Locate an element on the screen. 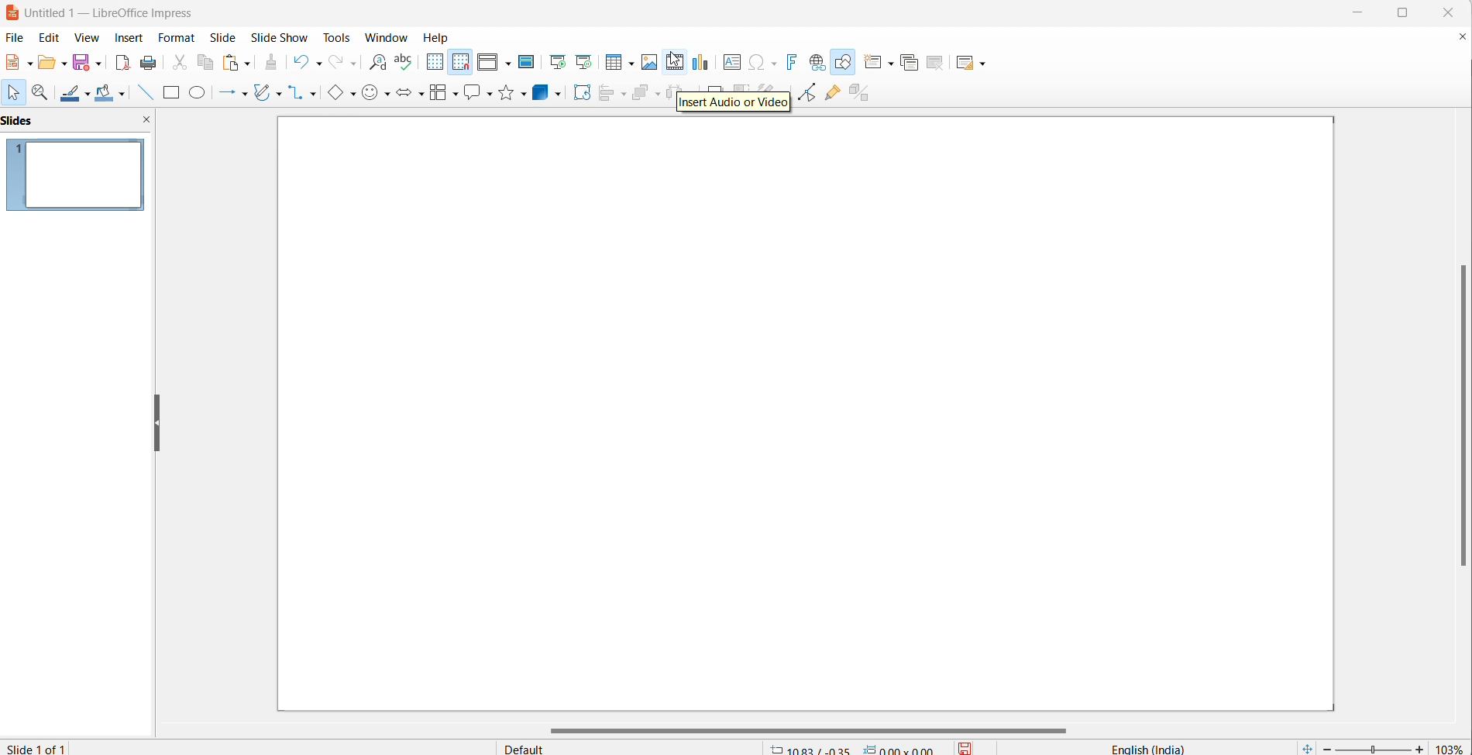 This screenshot has width=1472, height=755. rectangle is located at coordinates (170, 94).